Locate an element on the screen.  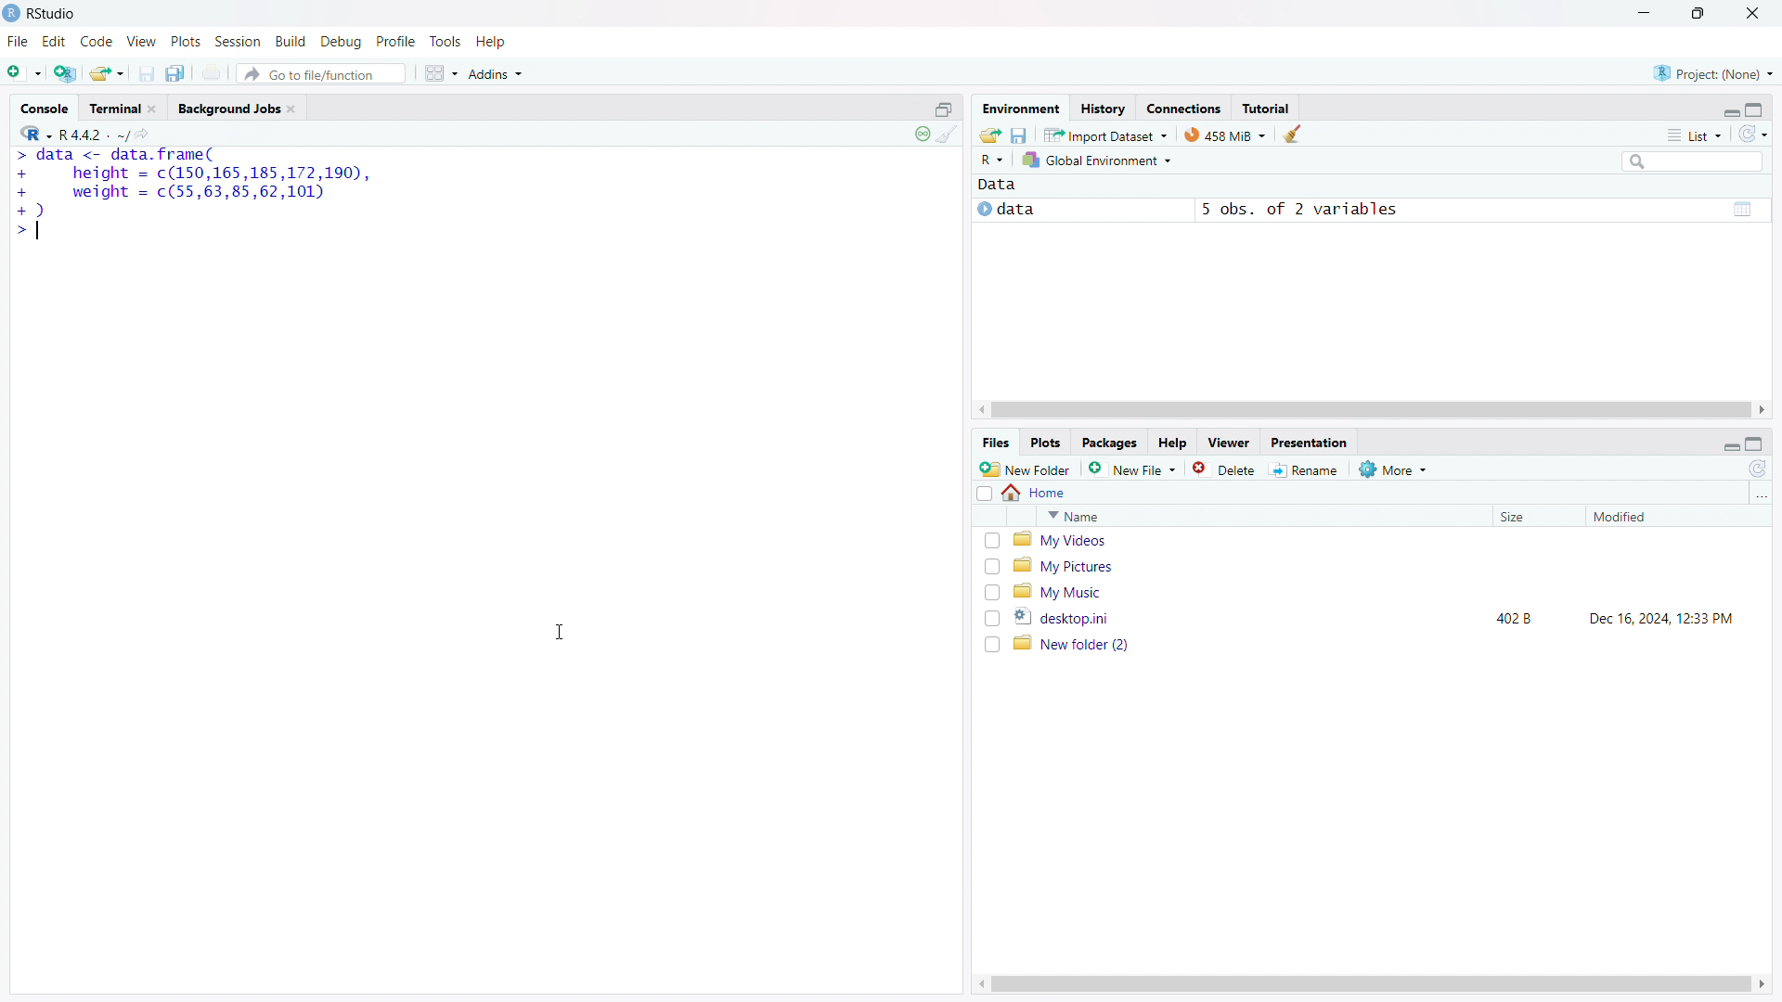
debug is located at coordinates (342, 42).